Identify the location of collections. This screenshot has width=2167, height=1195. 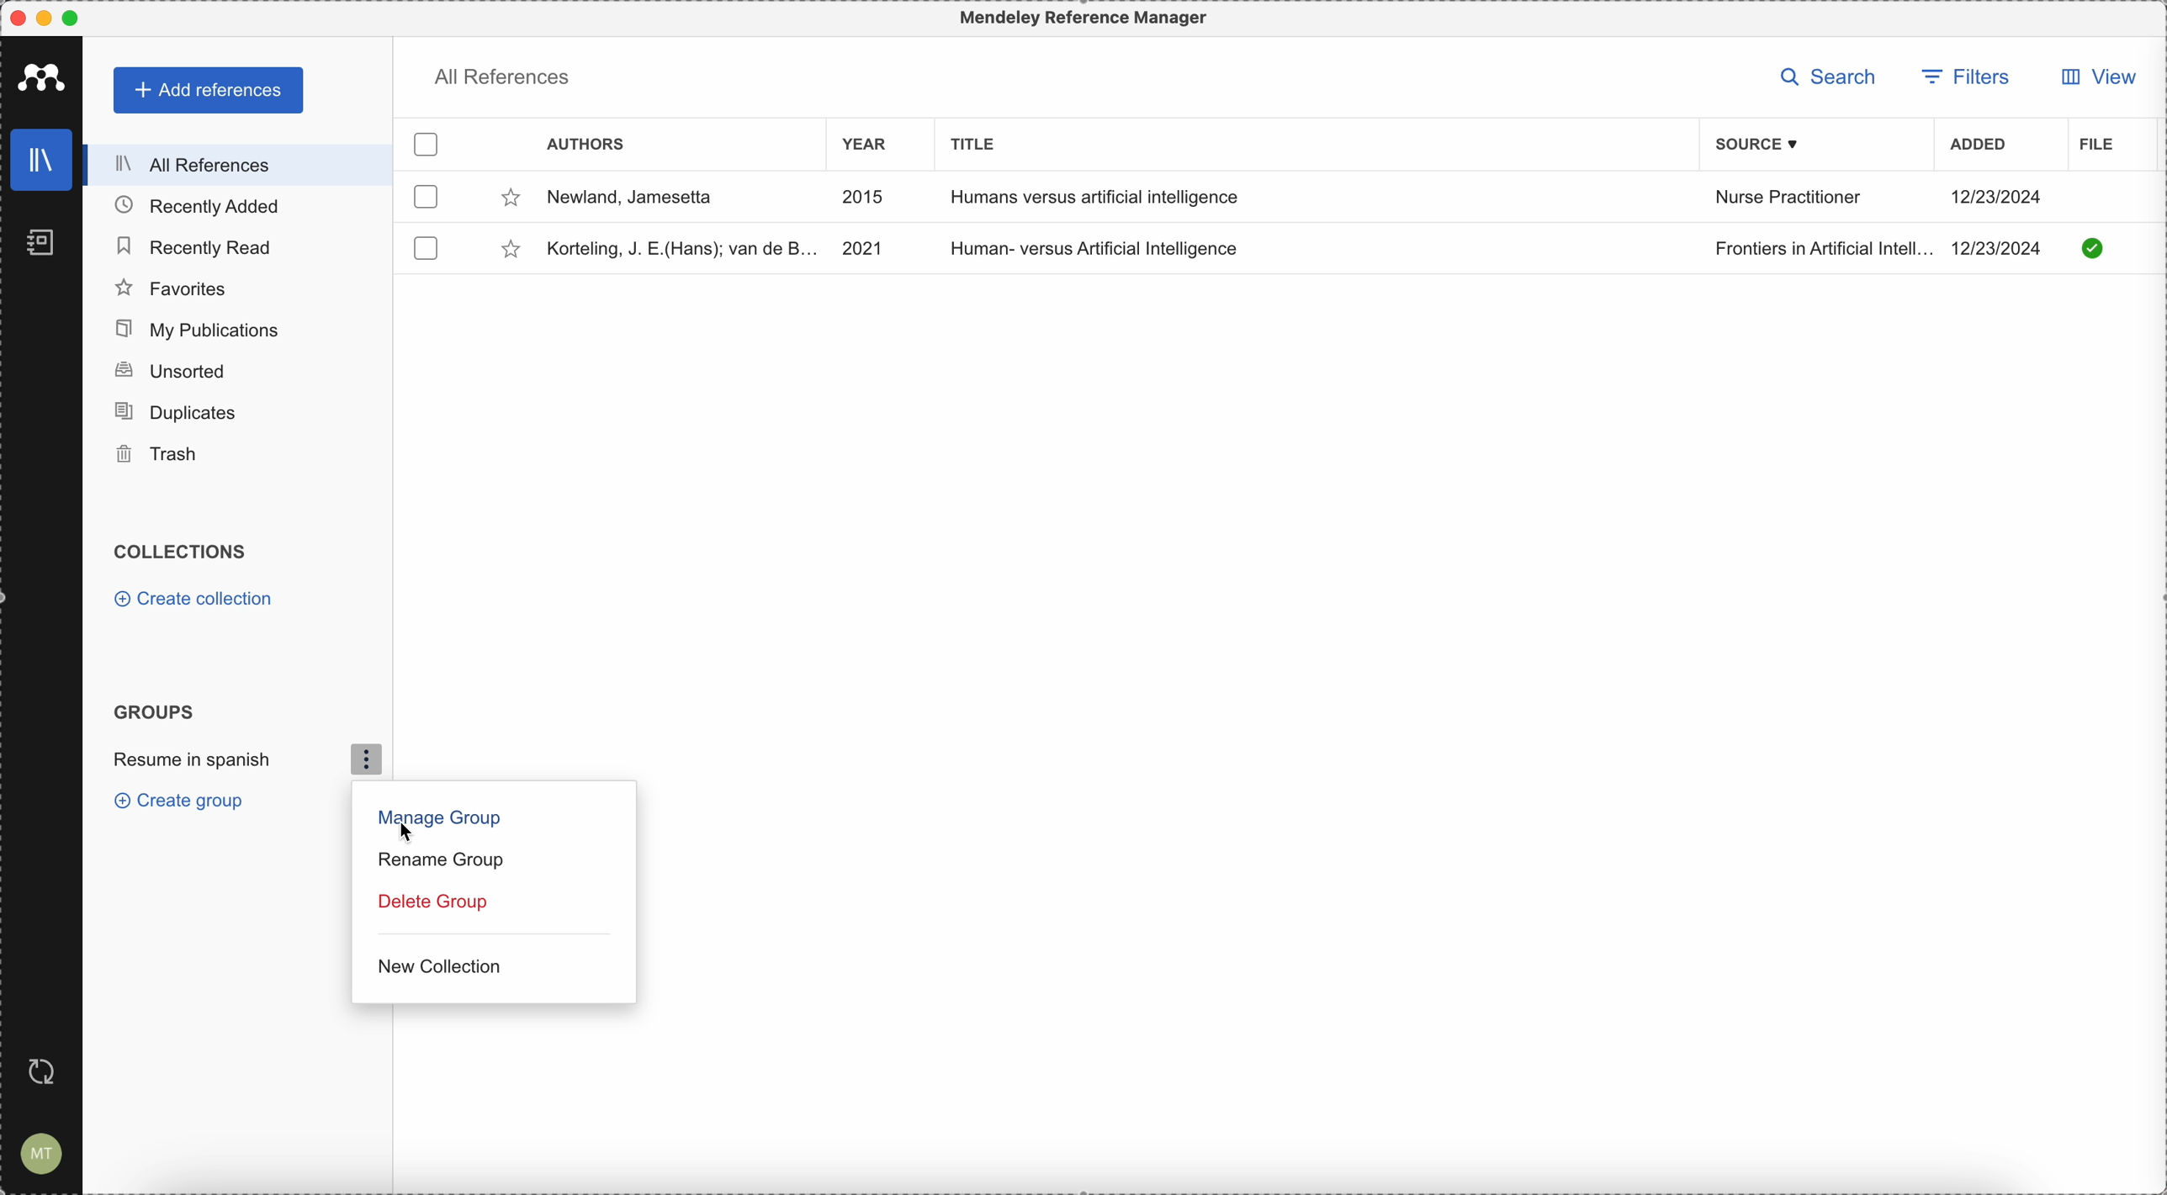
(182, 553).